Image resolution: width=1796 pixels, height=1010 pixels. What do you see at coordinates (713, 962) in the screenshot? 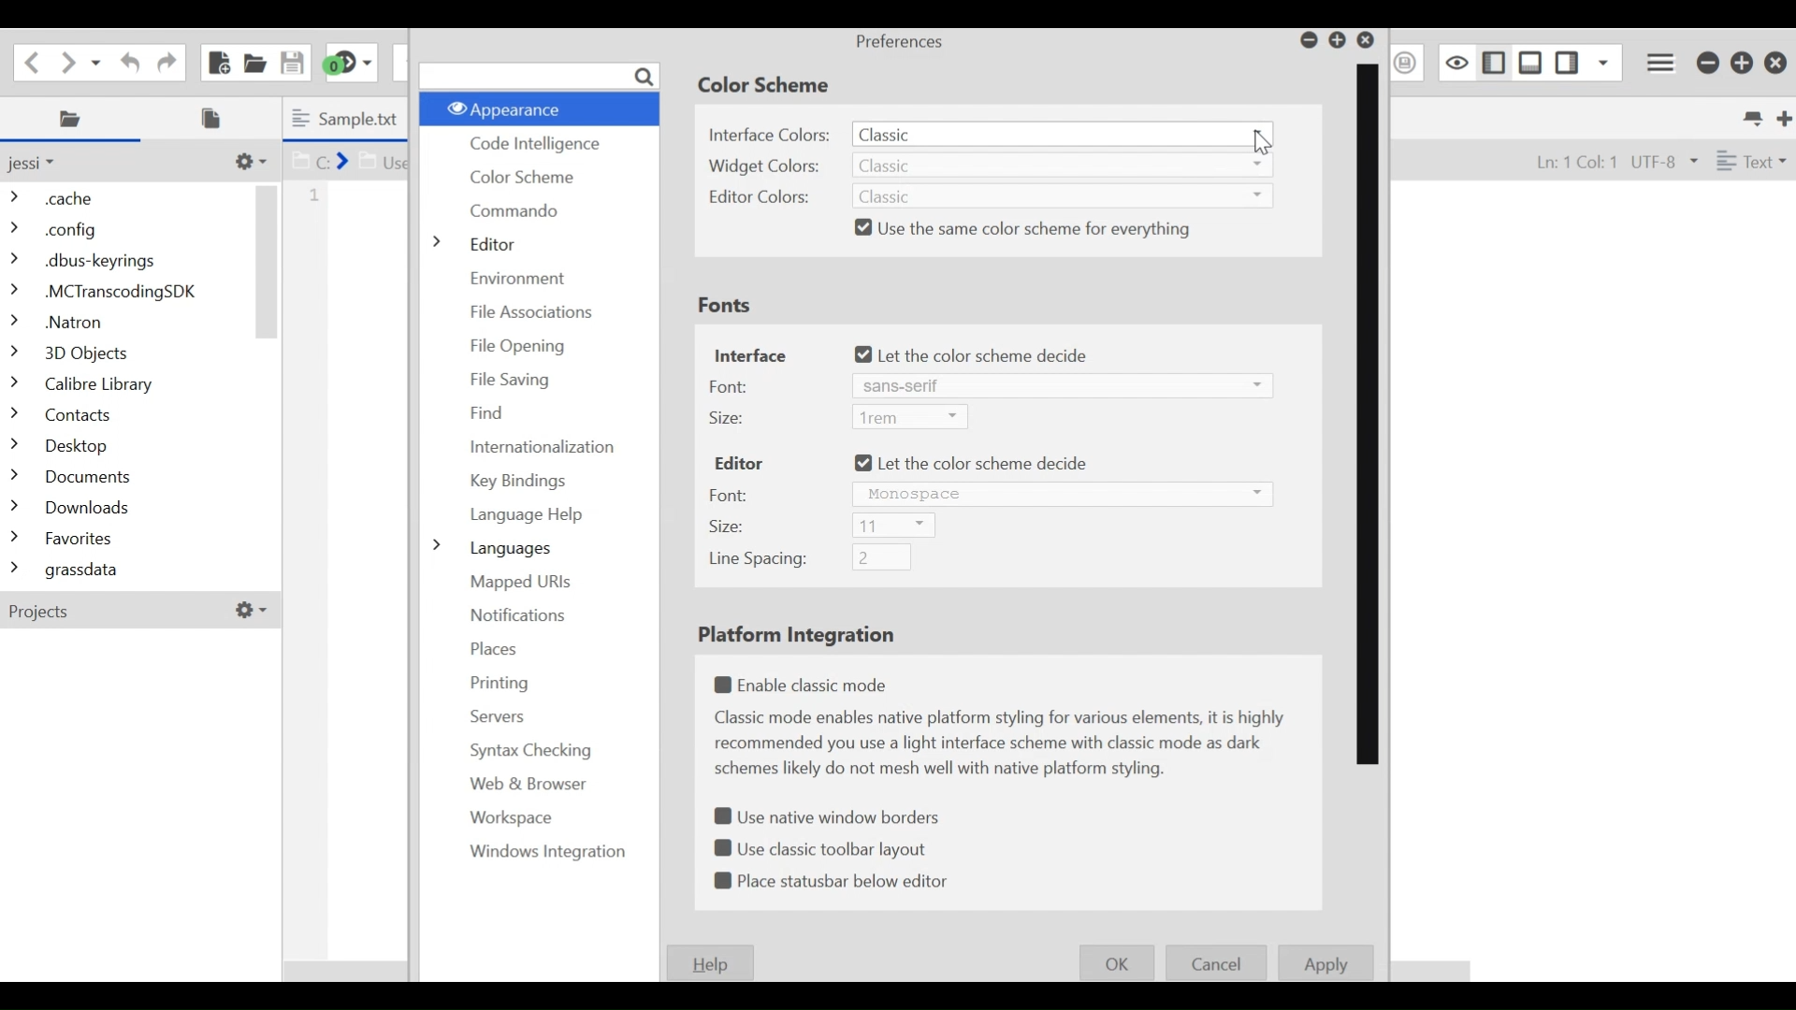
I see `Help` at bounding box center [713, 962].